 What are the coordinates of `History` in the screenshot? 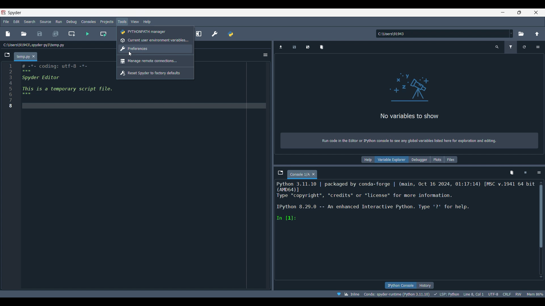 It's located at (425, 285).